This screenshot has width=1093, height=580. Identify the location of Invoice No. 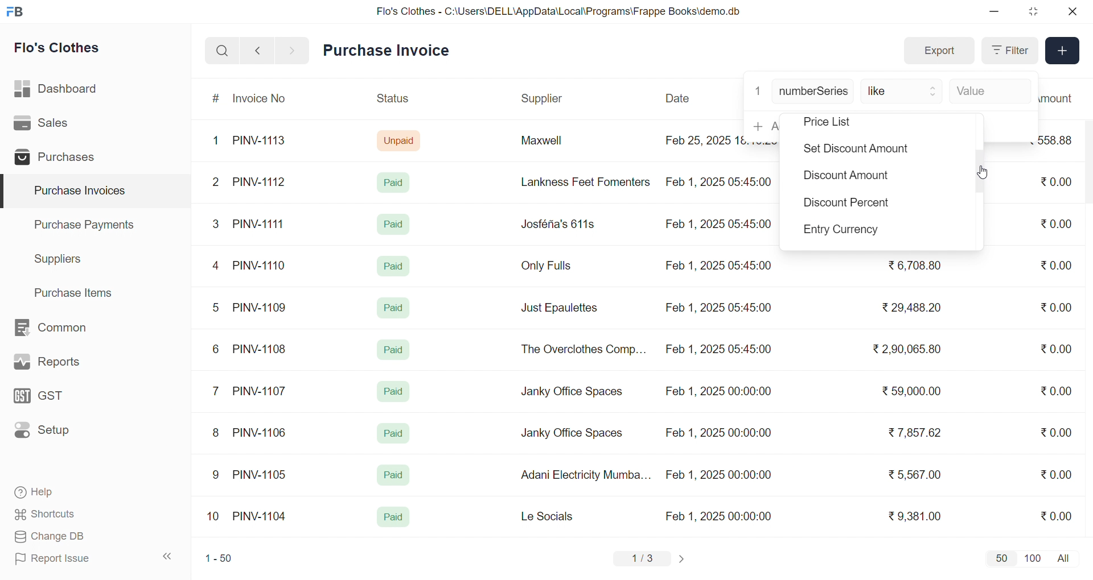
(264, 99).